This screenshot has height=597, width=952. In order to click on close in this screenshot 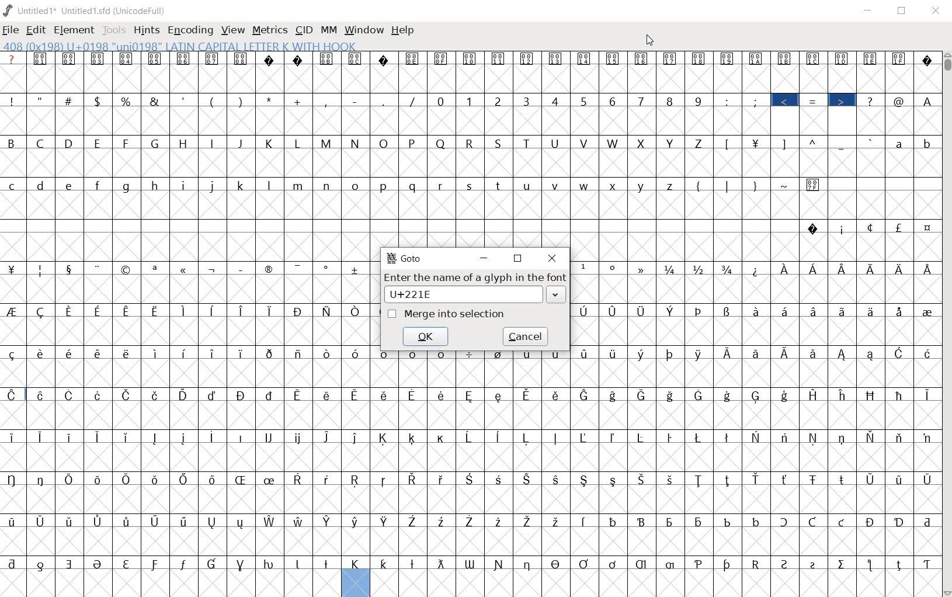, I will do `click(553, 259)`.